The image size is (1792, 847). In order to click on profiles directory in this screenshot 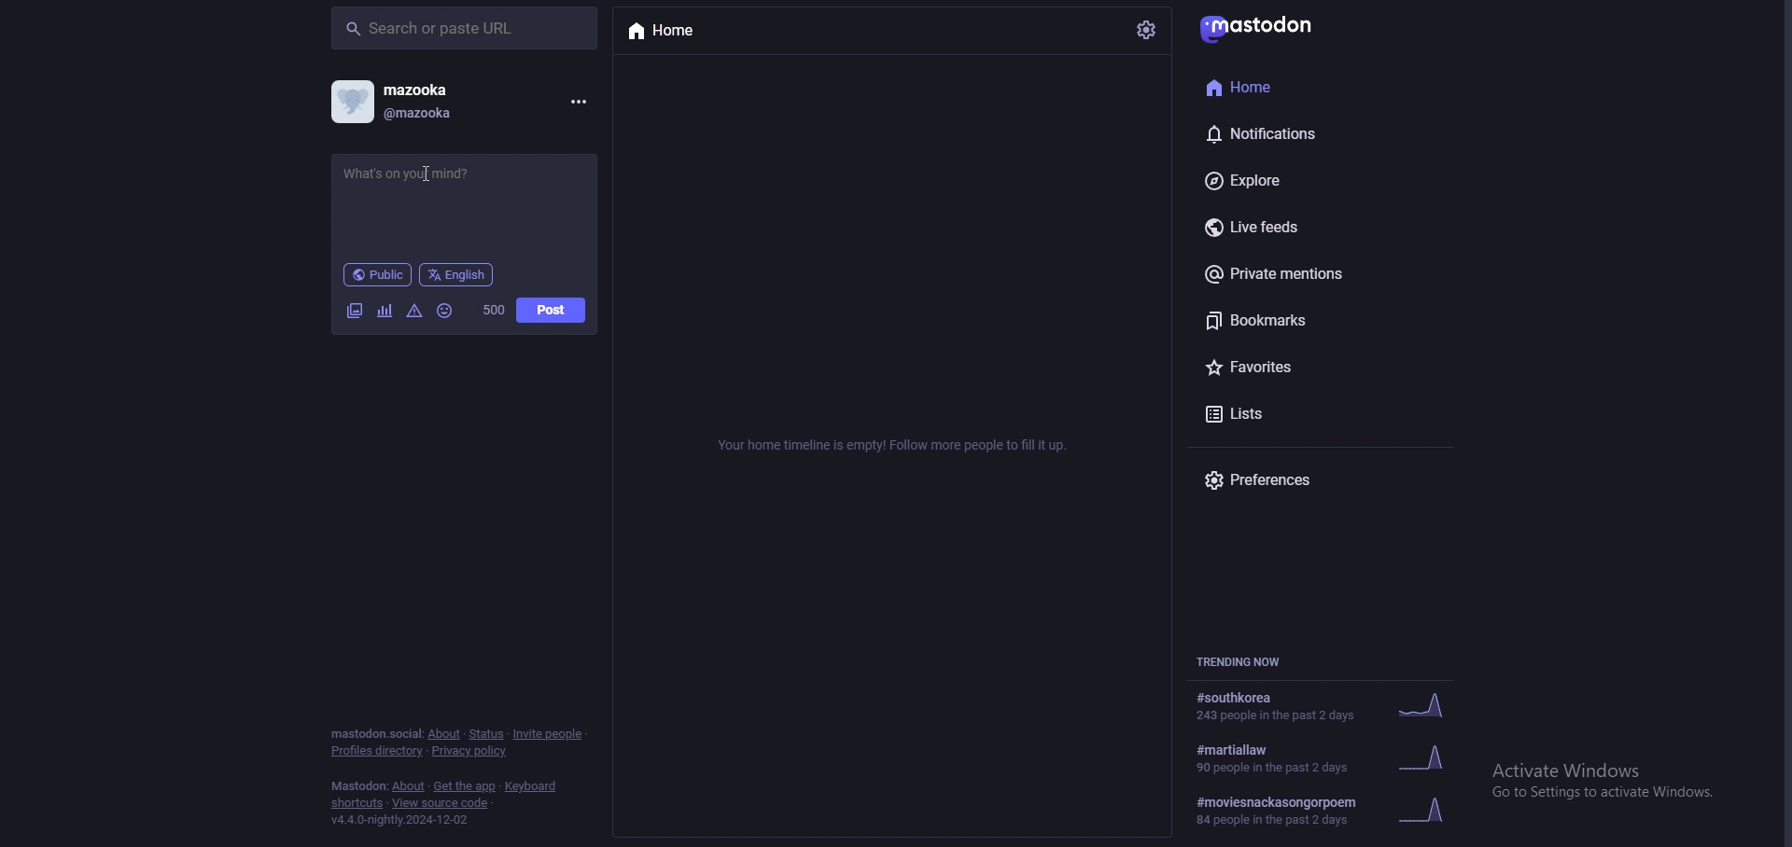, I will do `click(375, 751)`.